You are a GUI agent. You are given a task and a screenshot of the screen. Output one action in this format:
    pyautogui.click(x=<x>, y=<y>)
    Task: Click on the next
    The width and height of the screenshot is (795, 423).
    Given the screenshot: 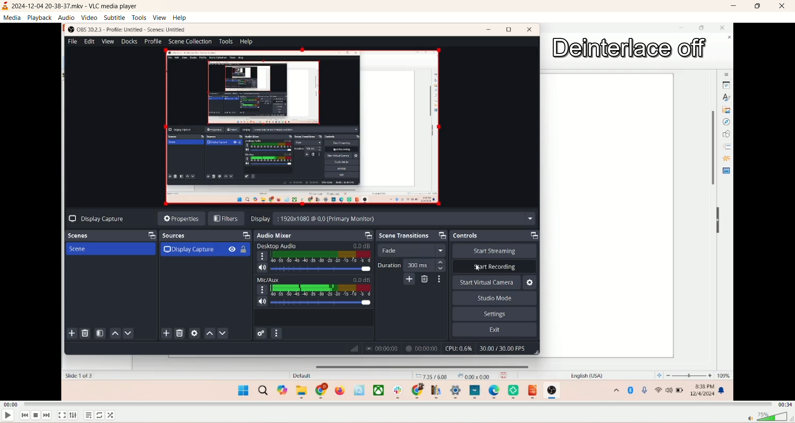 What is the action you would take?
    pyautogui.click(x=51, y=416)
    